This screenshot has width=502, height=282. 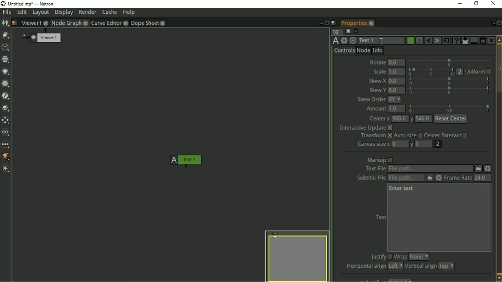 What do you see at coordinates (400, 256) in the screenshot?
I see `Wrap` at bounding box center [400, 256].